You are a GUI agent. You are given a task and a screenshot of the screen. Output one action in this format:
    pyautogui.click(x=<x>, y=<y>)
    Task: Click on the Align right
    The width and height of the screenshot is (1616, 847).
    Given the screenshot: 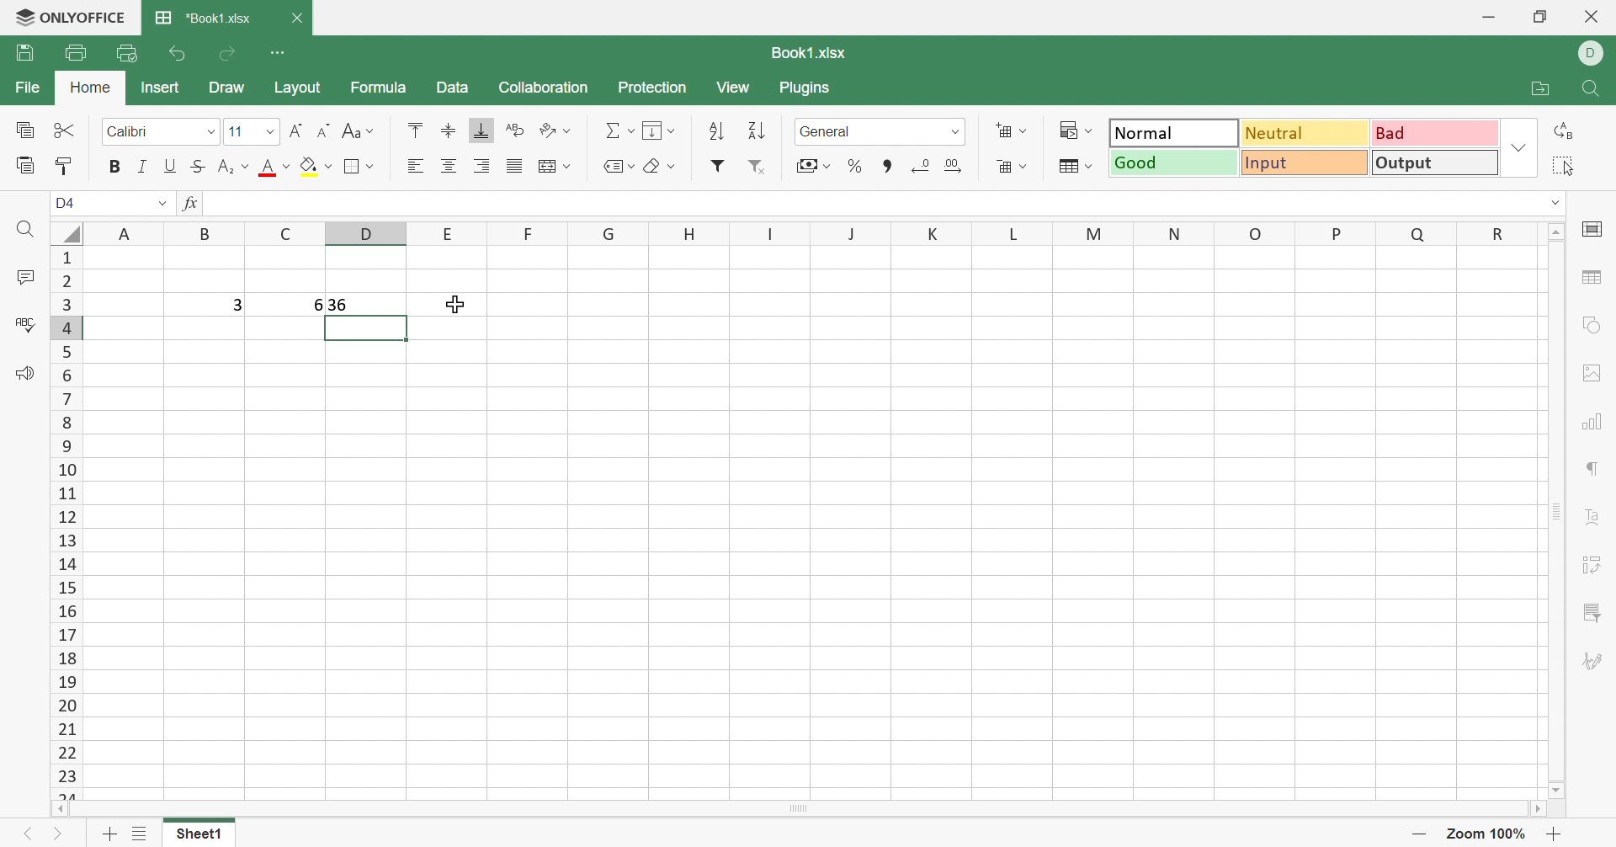 What is the action you would take?
    pyautogui.click(x=481, y=166)
    